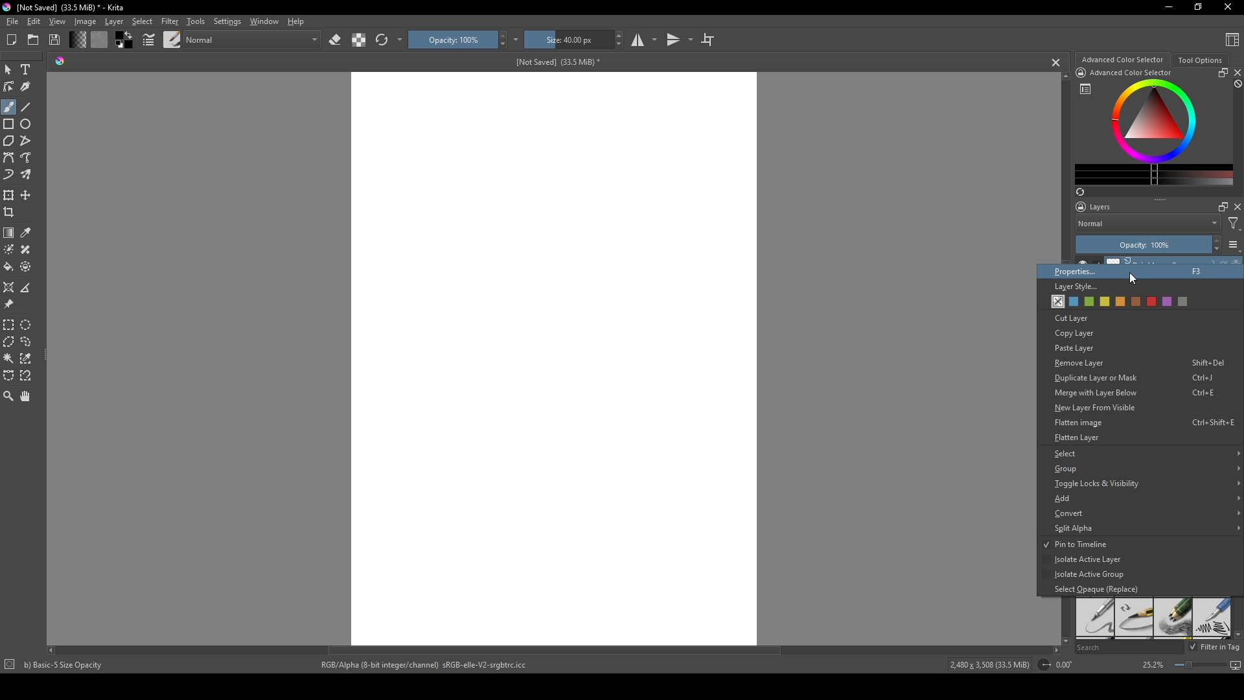 The height and width of the screenshot is (700, 1244). I want to click on Properties..., so click(1131, 270).